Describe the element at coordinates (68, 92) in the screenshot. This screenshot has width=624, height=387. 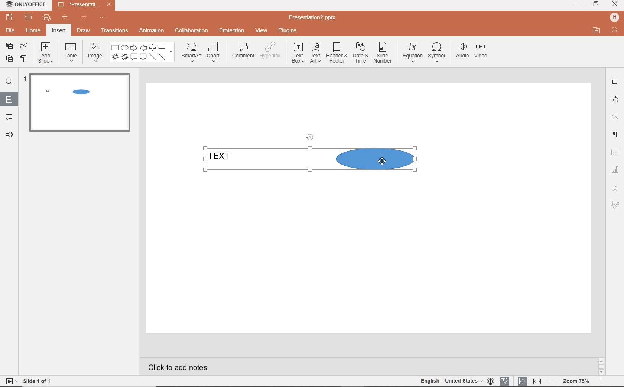
I see `TEXT & SHAPE GROUPED` at that location.